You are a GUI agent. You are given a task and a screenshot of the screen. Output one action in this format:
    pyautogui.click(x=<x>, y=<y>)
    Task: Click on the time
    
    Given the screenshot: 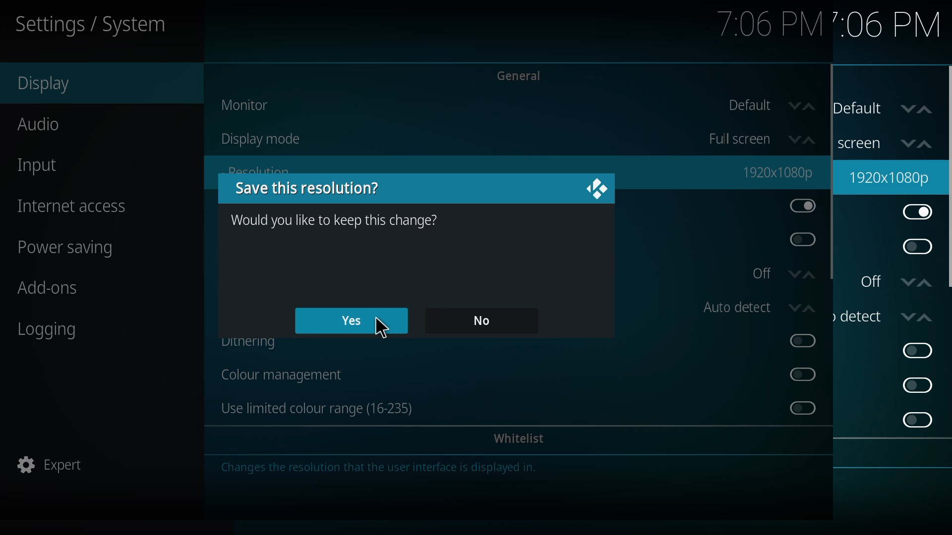 What is the action you would take?
    pyautogui.click(x=757, y=26)
    